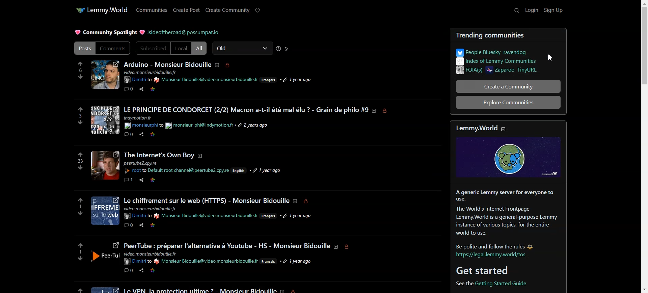 Image resolution: width=648 pixels, height=293 pixels. Describe the element at coordinates (336, 246) in the screenshot. I see `about` at that location.